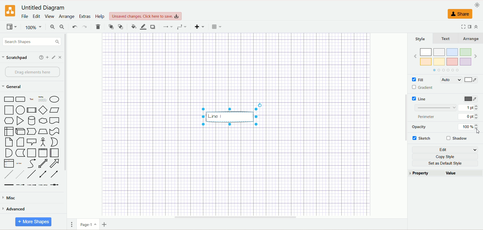 This screenshot has height=230, width=483. What do you see at coordinates (470, 27) in the screenshot?
I see `format` at bounding box center [470, 27].